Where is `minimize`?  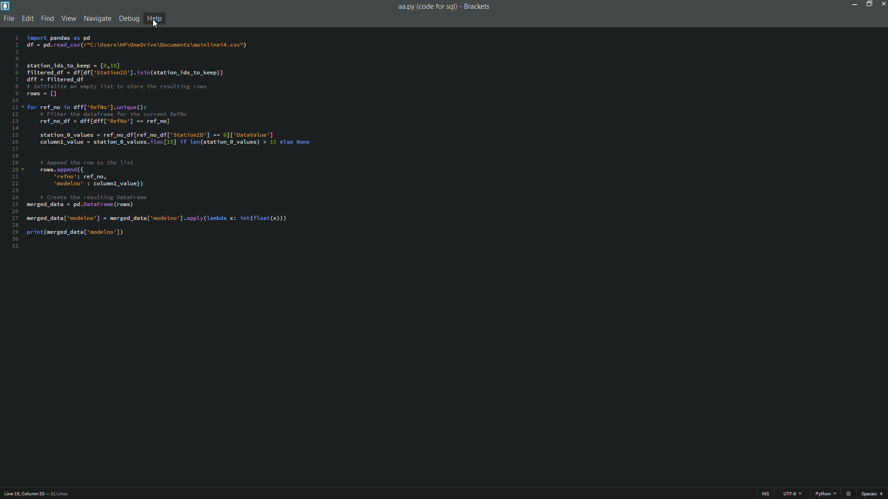 minimize is located at coordinates (854, 5).